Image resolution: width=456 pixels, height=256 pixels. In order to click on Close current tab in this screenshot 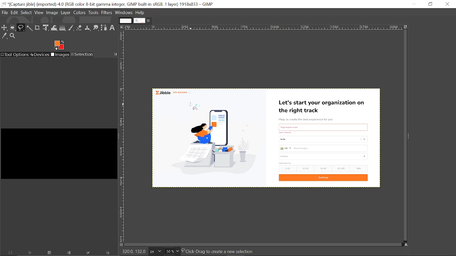, I will do `click(149, 22)`.